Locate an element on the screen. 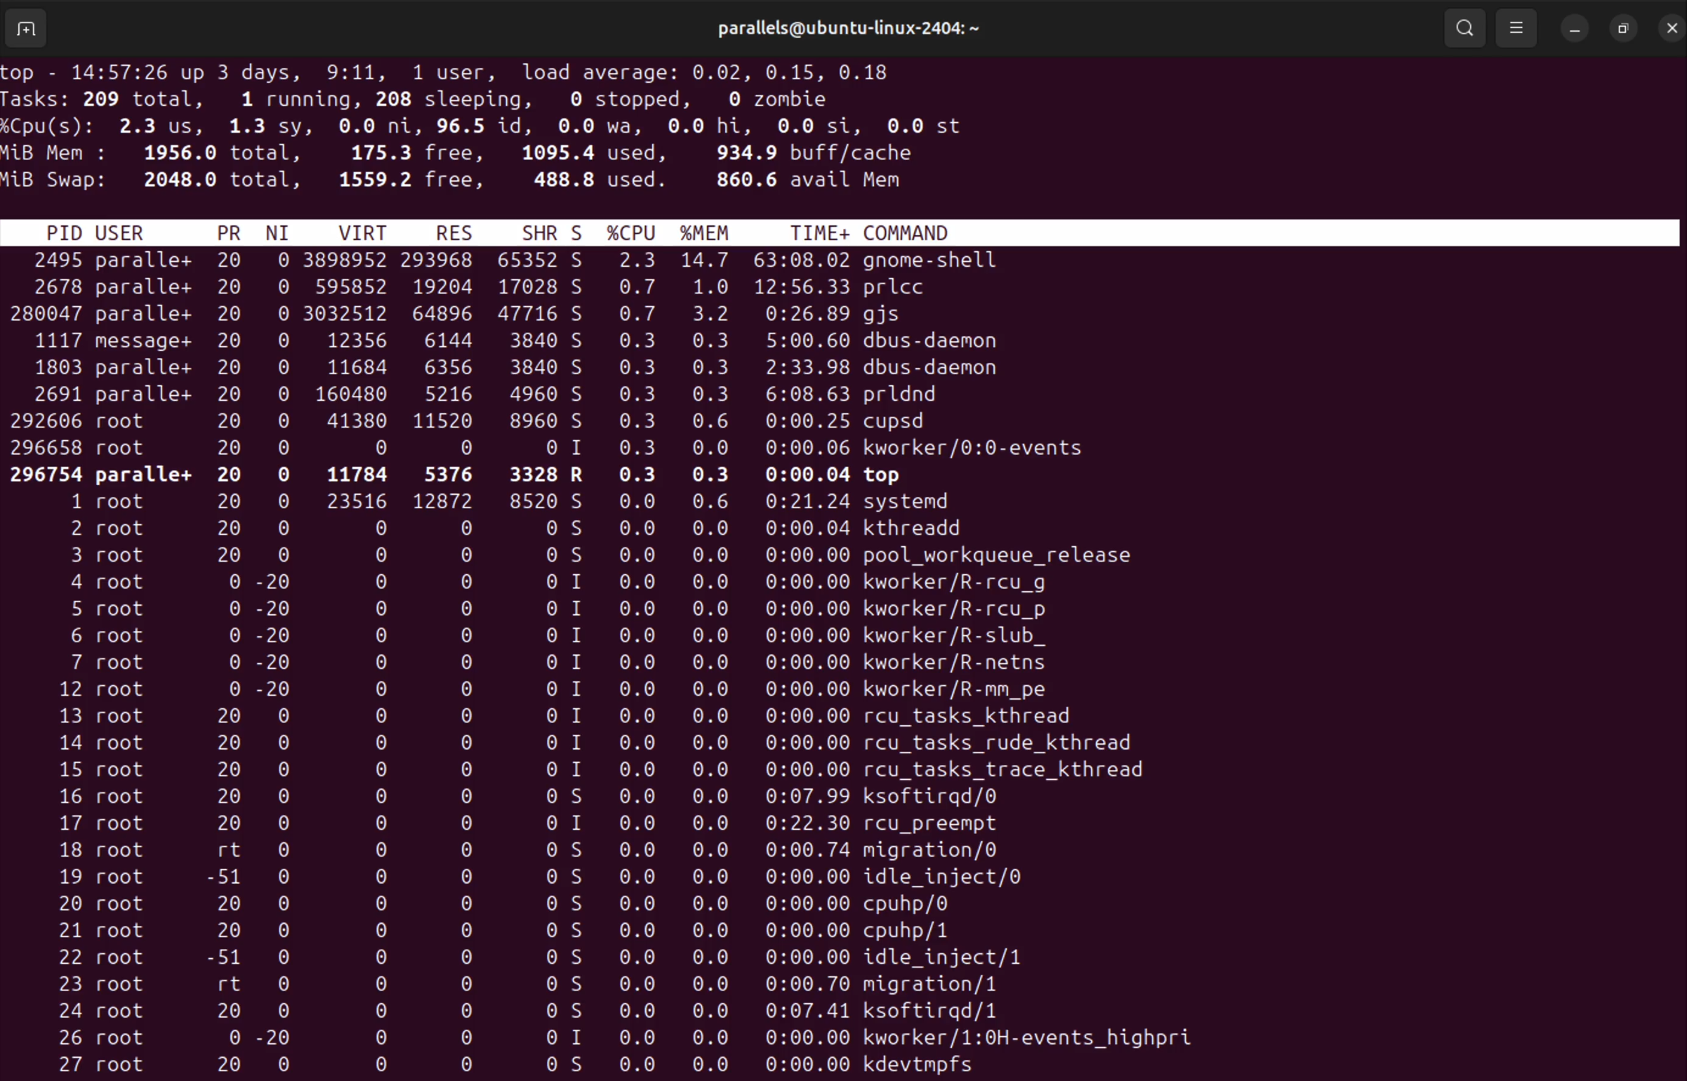  Pr  is located at coordinates (230, 230).